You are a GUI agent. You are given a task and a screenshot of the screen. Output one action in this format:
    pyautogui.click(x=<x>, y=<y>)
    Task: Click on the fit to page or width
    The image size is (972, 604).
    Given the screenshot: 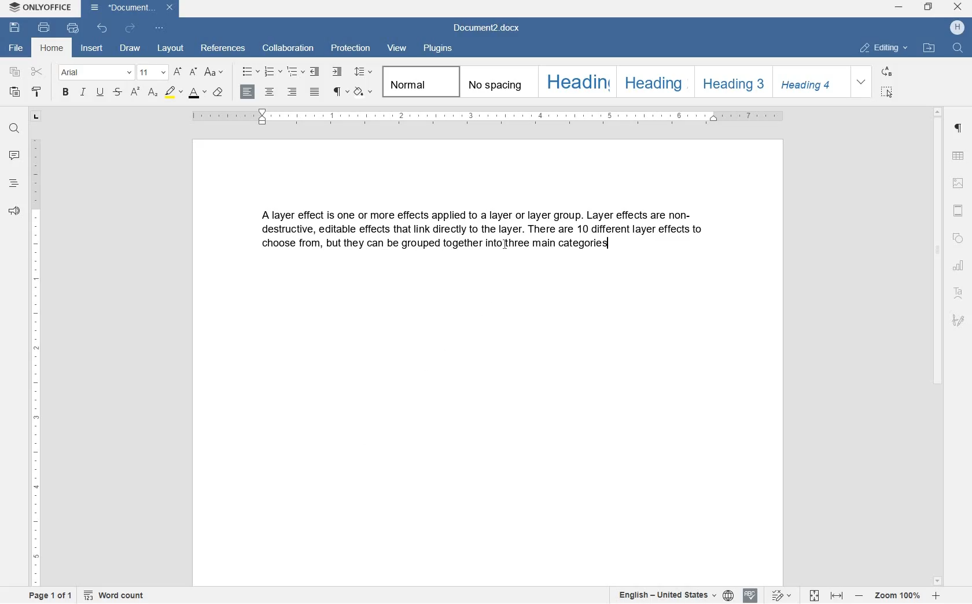 What is the action you would take?
    pyautogui.click(x=826, y=596)
    